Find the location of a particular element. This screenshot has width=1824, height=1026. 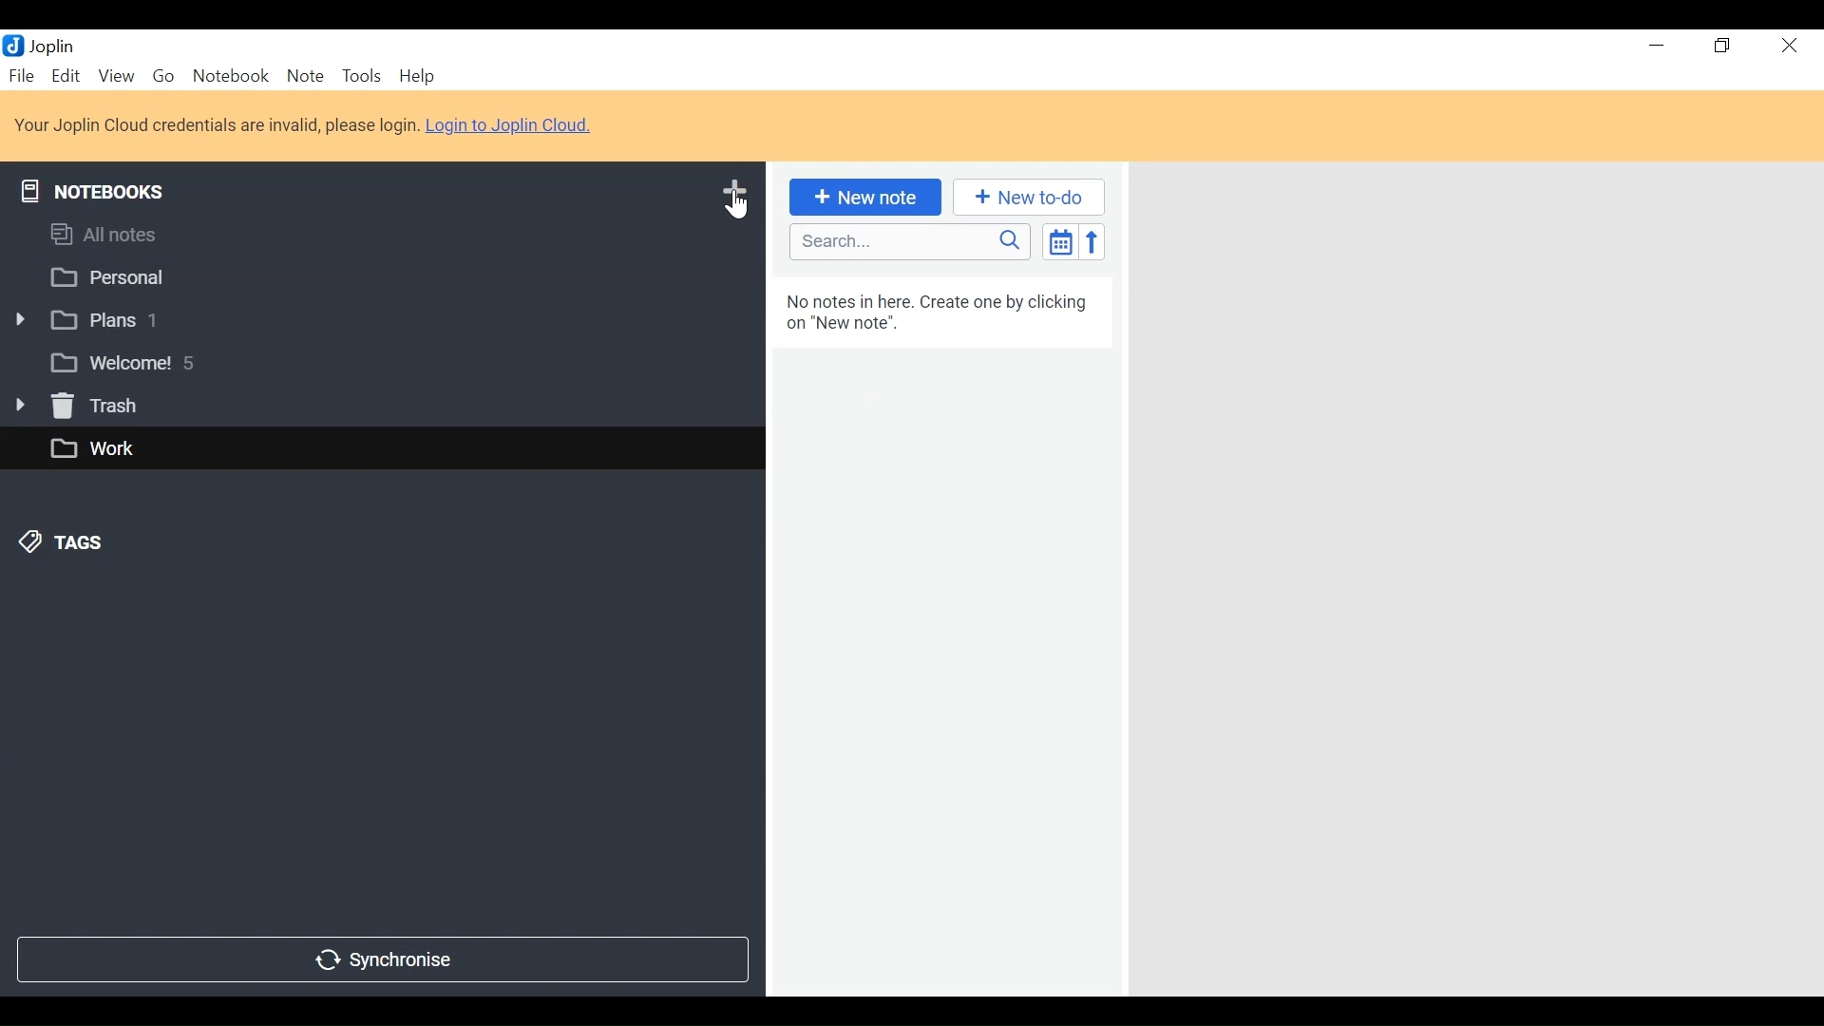

Trash is located at coordinates (74, 407).